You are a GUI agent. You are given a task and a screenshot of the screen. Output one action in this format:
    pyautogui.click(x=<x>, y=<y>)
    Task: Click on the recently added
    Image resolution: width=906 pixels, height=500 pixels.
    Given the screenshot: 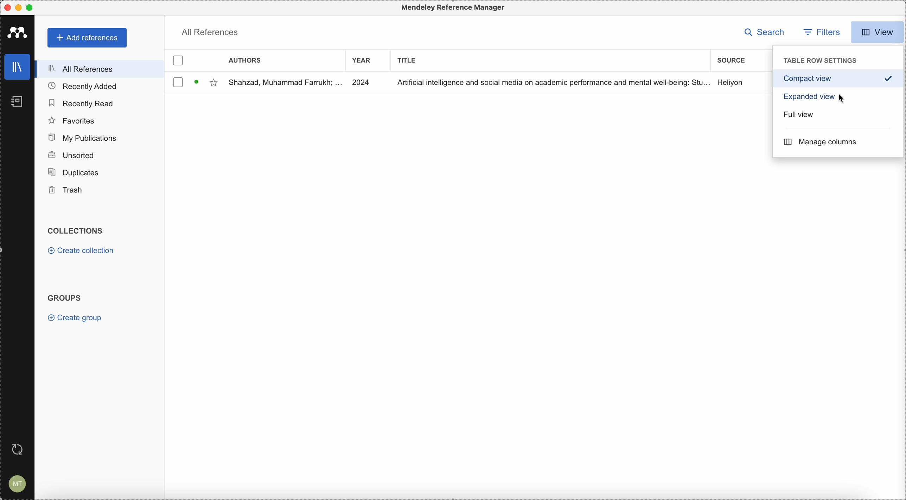 What is the action you would take?
    pyautogui.click(x=84, y=86)
    